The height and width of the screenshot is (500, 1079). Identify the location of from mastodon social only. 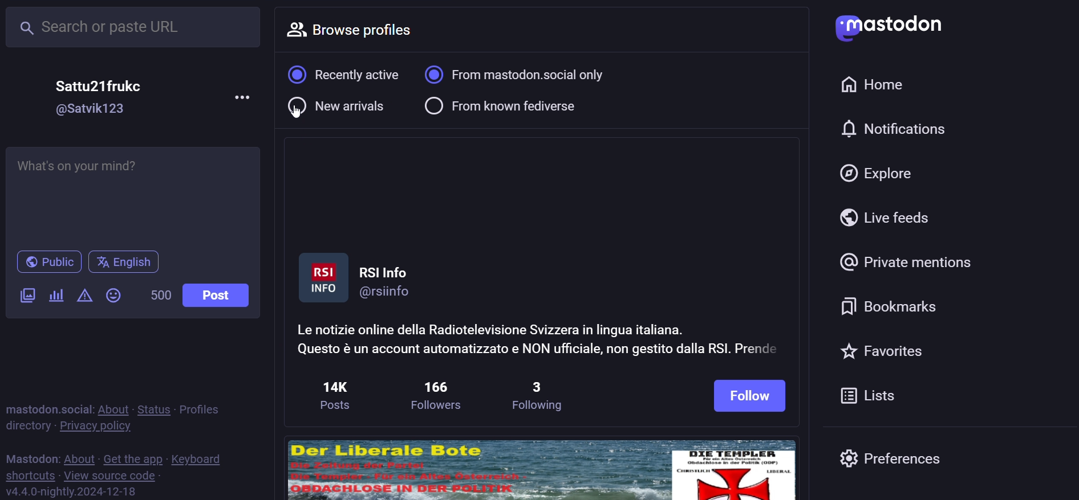
(528, 73).